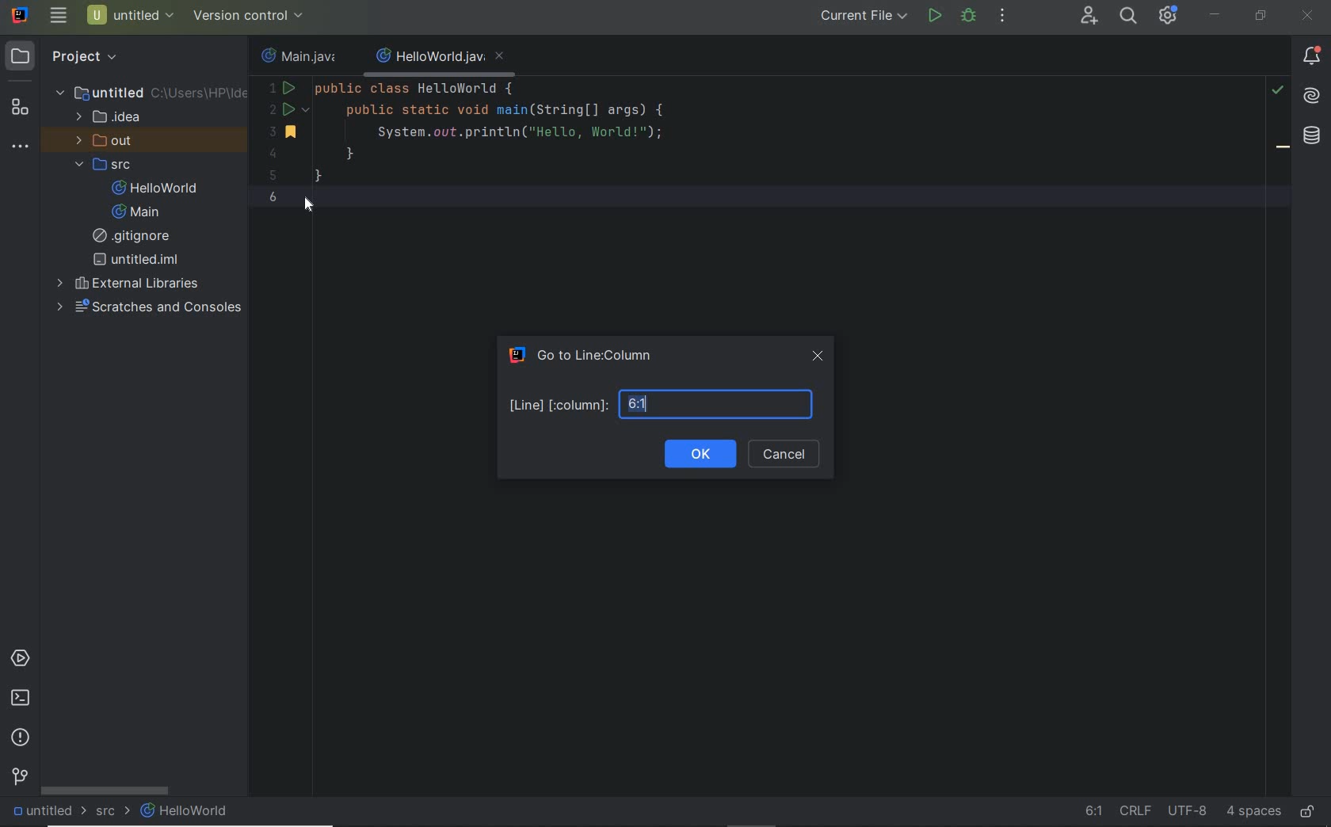 The width and height of the screenshot is (1331, 827). Describe the element at coordinates (866, 16) in the screenshot. I see `run/debug configurations` at that location.